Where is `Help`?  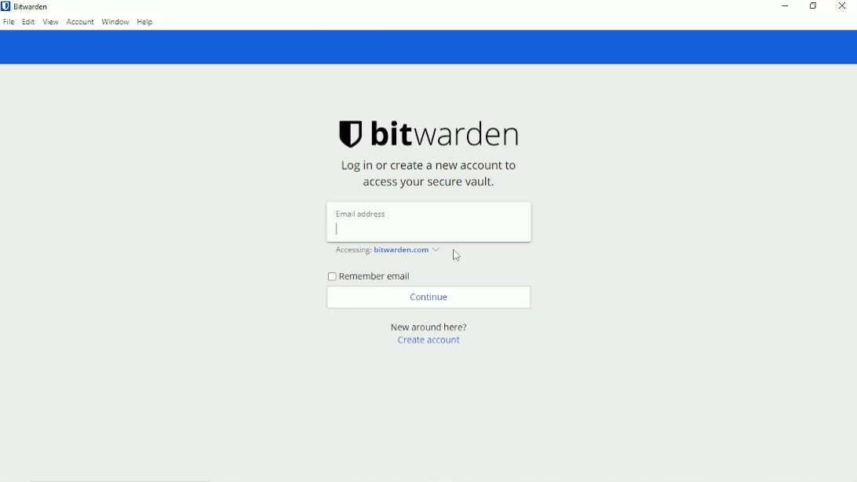
Help is located at coordinates (145, 22).